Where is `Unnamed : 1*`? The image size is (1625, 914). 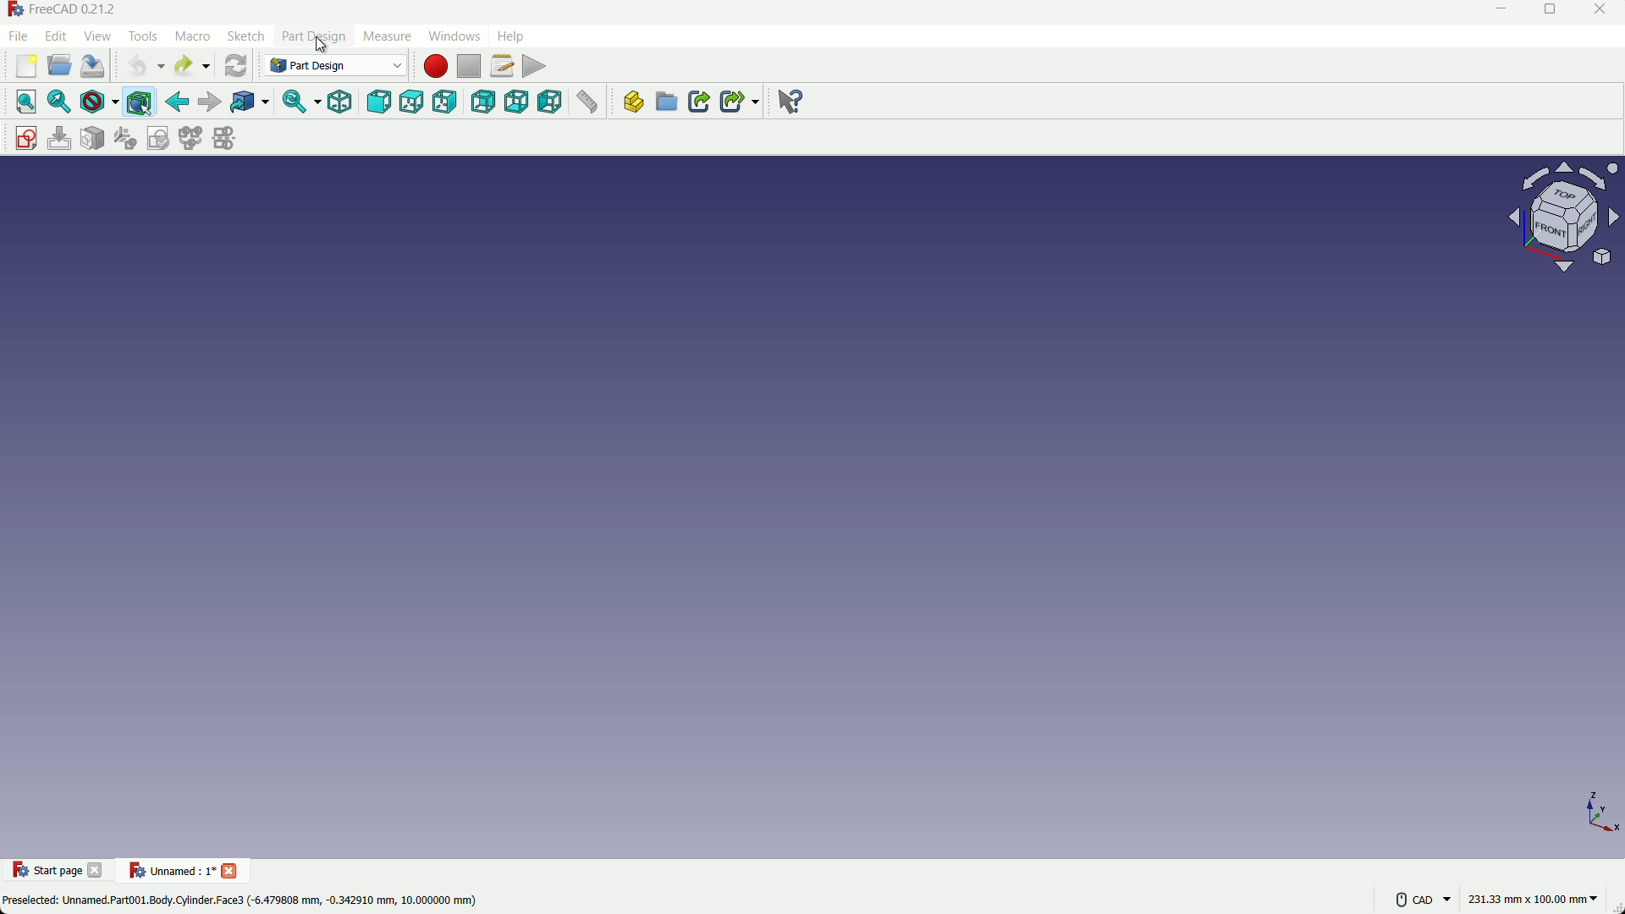 Unnamed : 1* is located at coordinates (174, 867).